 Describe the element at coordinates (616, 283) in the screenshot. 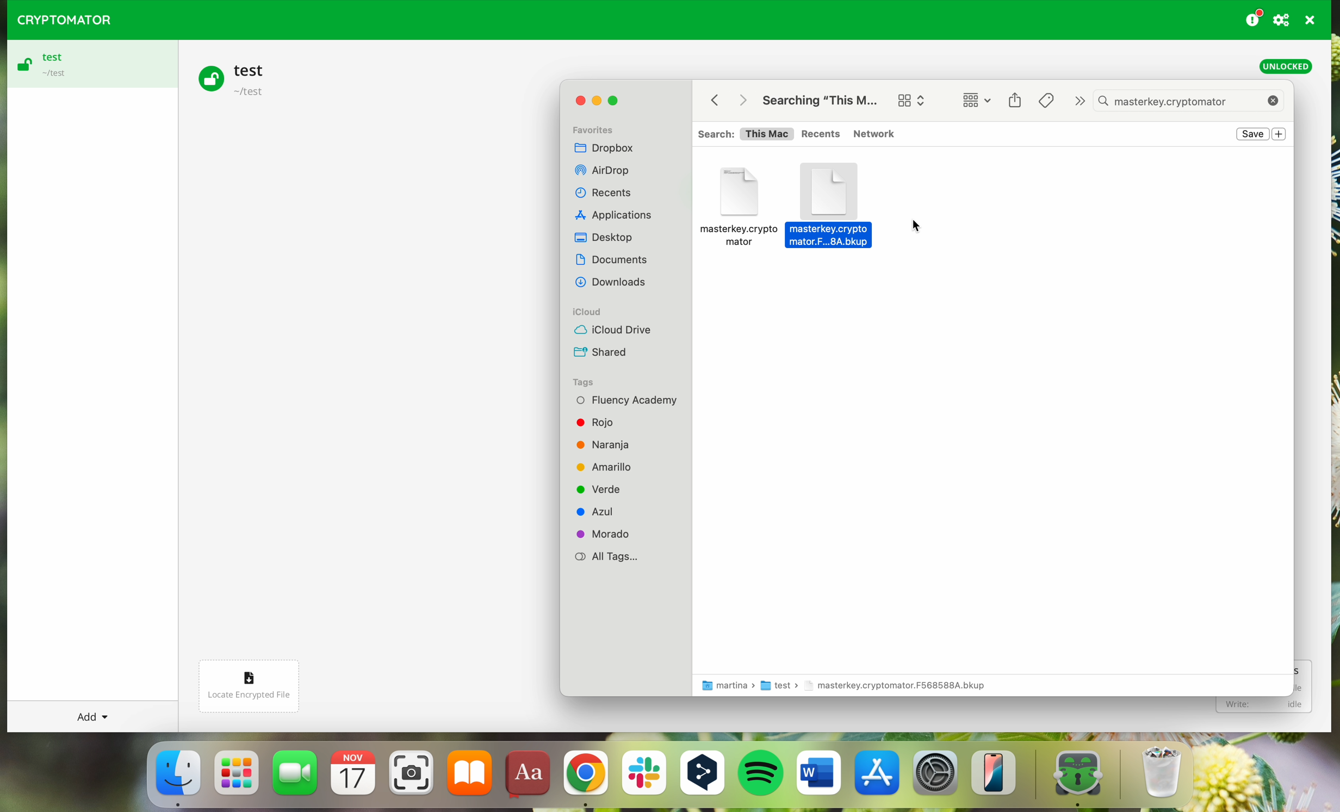

I see `` at that location.